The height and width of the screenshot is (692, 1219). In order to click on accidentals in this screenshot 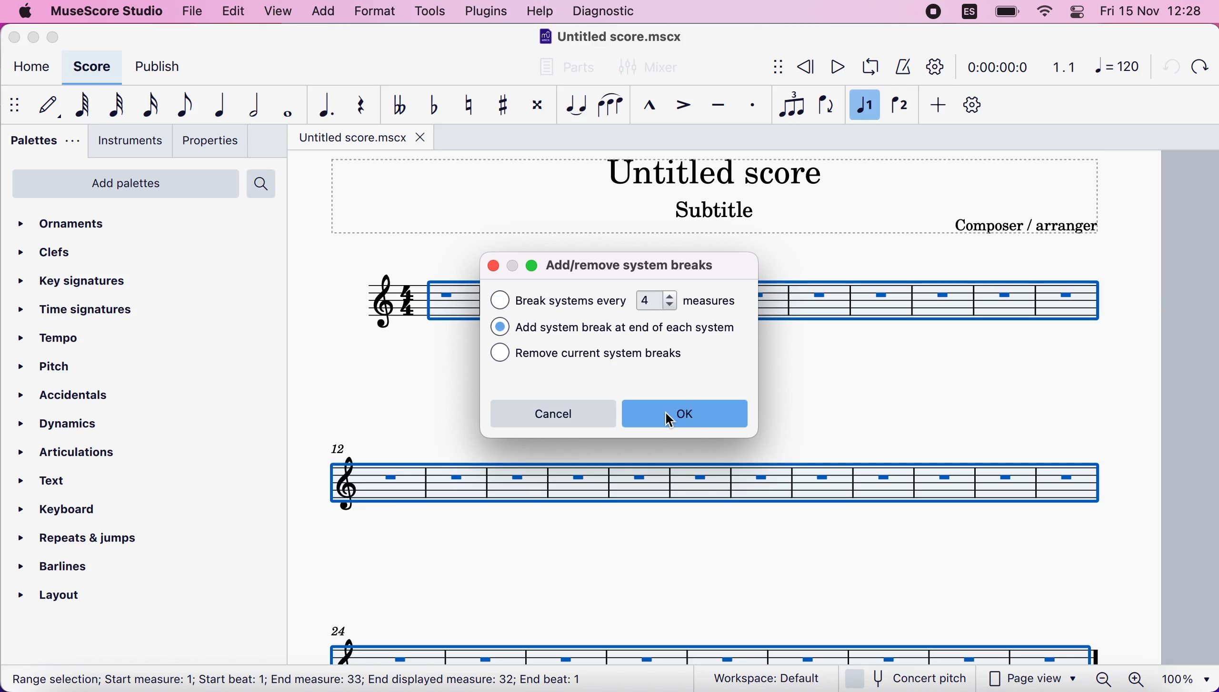, I will do `click(88, 397)`.